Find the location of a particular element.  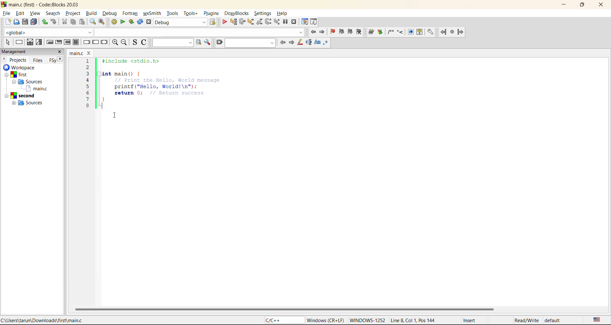

insert comment box is located at coordinates (390, 32).